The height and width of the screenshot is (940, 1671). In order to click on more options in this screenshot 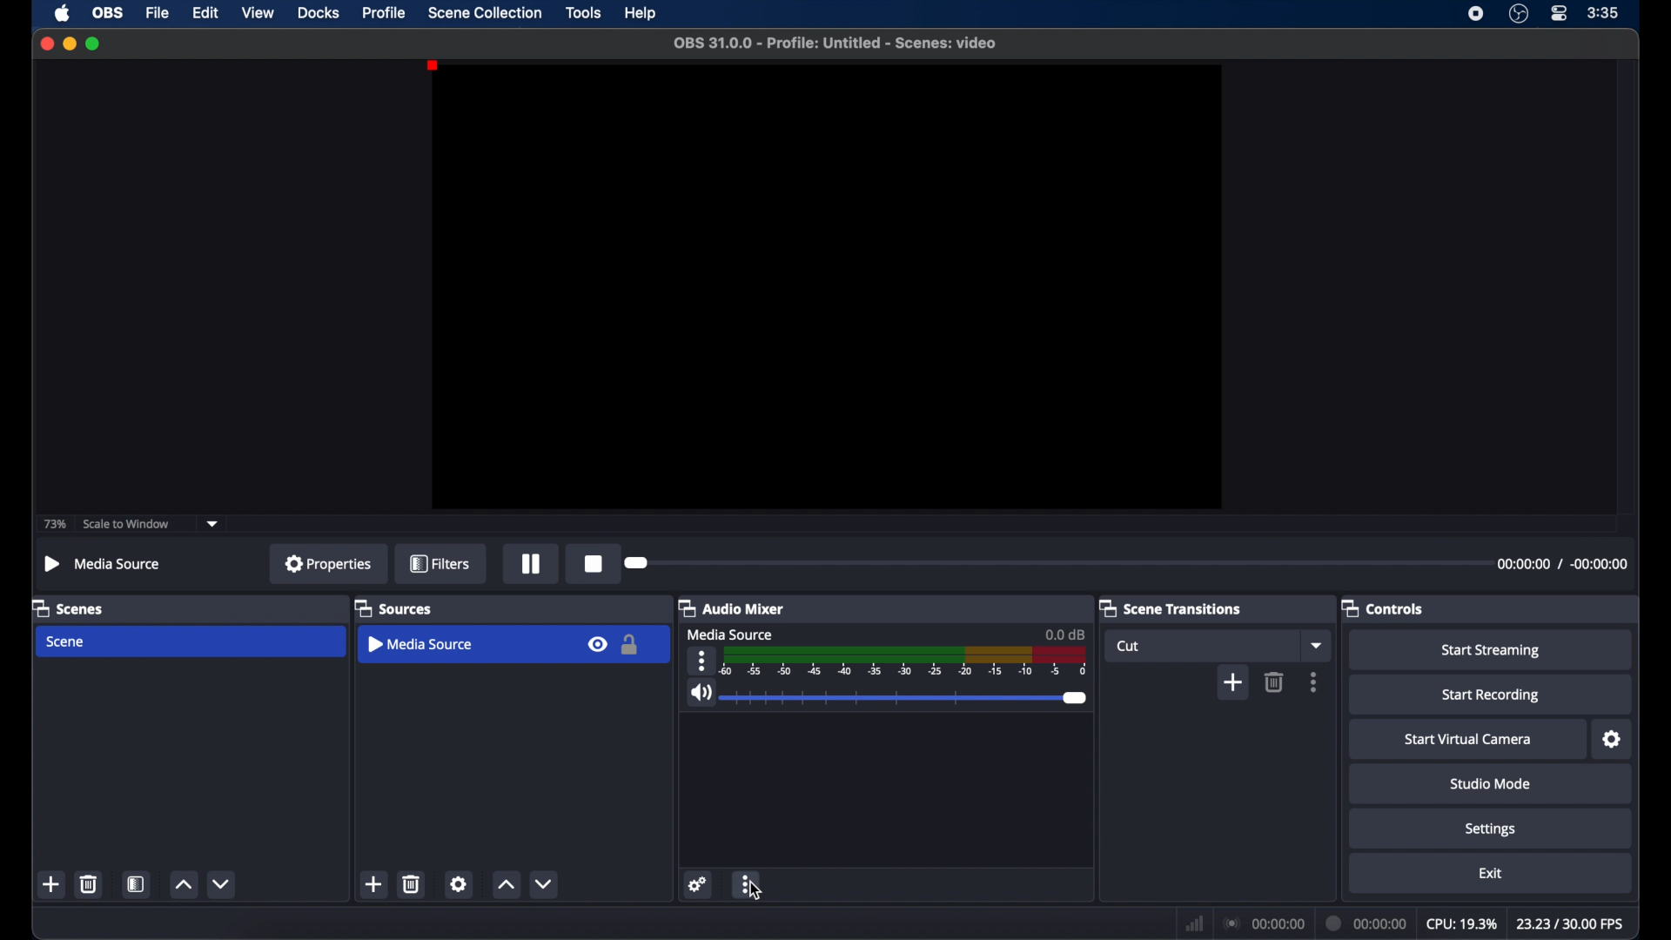, I will do `click(748, 883)`.